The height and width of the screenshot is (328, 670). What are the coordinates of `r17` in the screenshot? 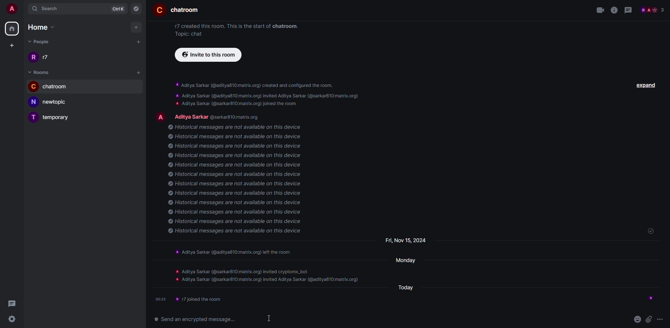 It's located at (40, 57).